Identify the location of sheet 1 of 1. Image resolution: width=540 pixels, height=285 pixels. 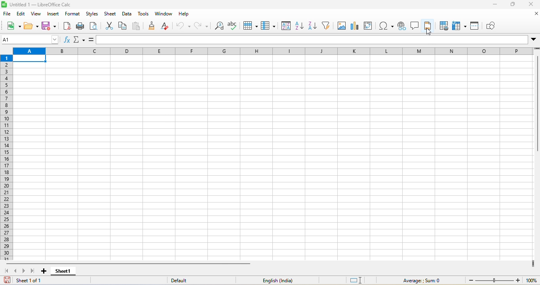
(27, 279).